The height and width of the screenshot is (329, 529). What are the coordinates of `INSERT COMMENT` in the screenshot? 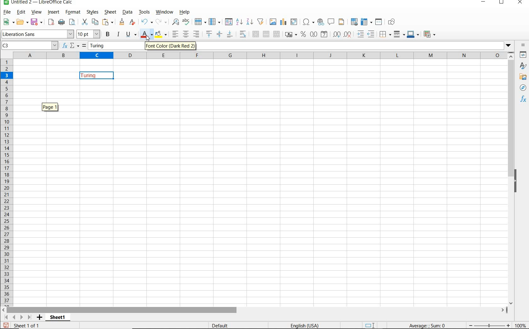 It's located at (332, 21).